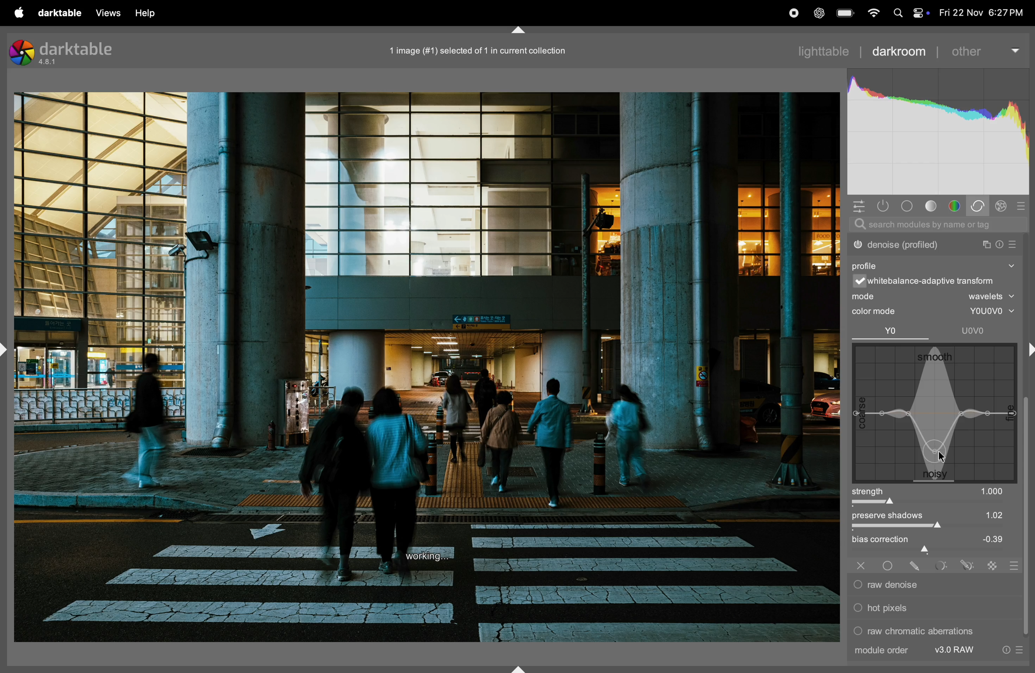 The image size is (1035, 673). What do you see at coordinates (931, 544) in the screenshot?
I see `bias correctiom` at bounding box center [931, 544].